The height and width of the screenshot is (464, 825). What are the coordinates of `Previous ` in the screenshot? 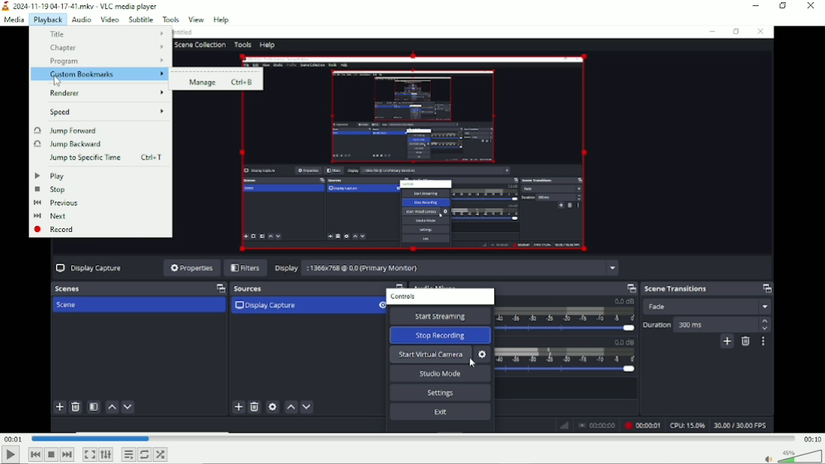 It's located at (55, 203).